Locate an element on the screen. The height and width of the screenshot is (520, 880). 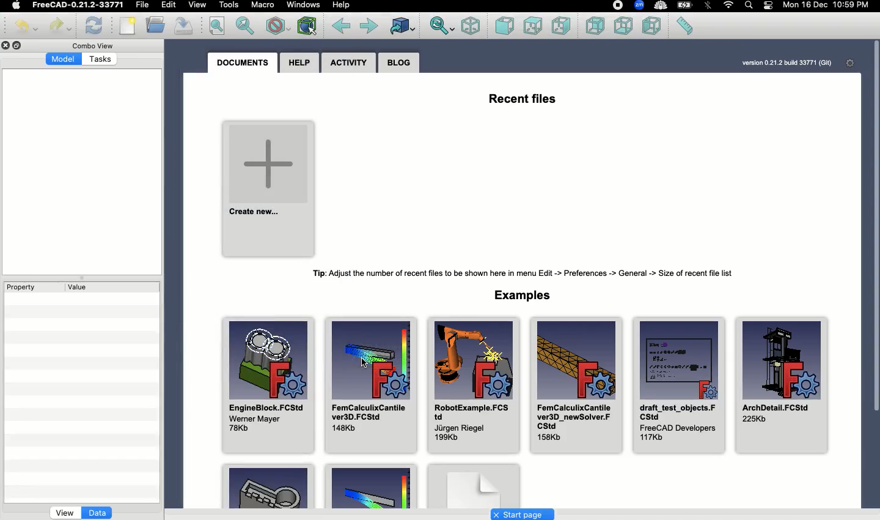
Undo is located at coordinates (26, 27).